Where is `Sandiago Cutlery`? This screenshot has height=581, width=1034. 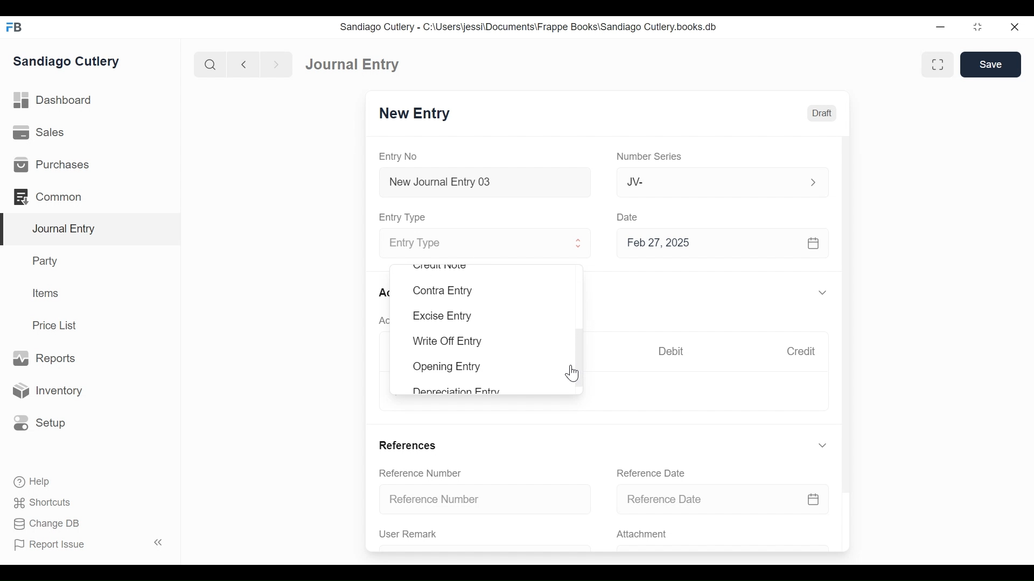 Sandiago Cutlery is located at coordinates (68, 62).